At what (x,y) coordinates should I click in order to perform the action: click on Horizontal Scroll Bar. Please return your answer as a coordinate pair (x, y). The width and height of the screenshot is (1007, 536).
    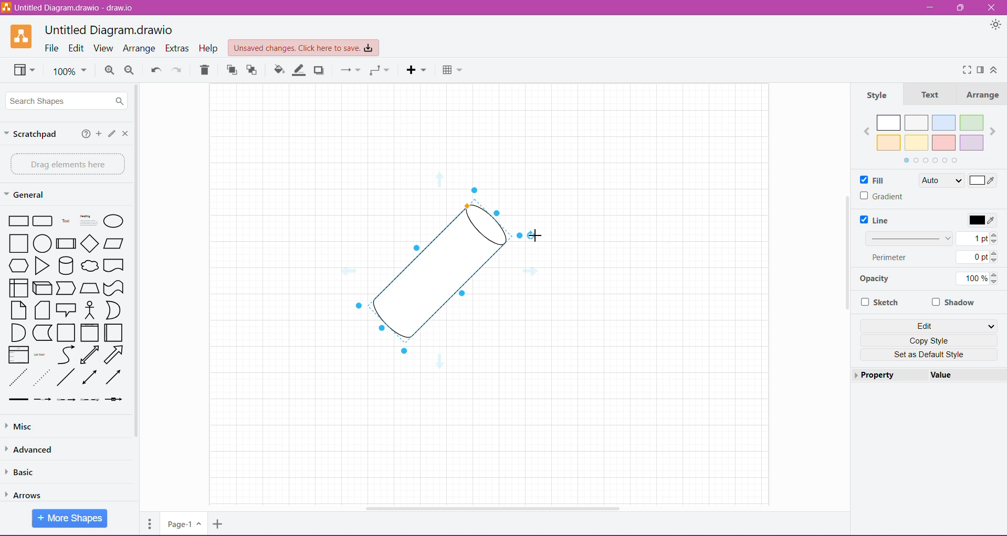
    Looking at the image, I should click on (496, 509).